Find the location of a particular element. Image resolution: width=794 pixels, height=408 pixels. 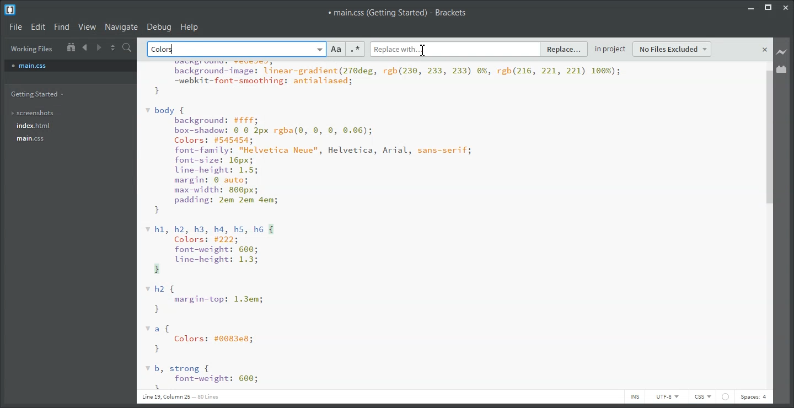

Edit is located at coordinates (37, 26).